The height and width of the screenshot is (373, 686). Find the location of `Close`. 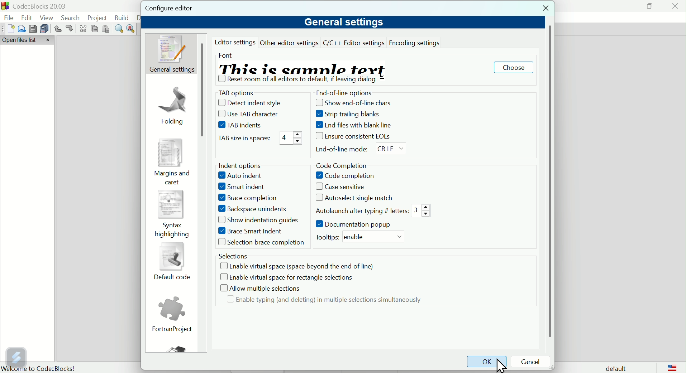

Close is located at coordinates (544, 10).